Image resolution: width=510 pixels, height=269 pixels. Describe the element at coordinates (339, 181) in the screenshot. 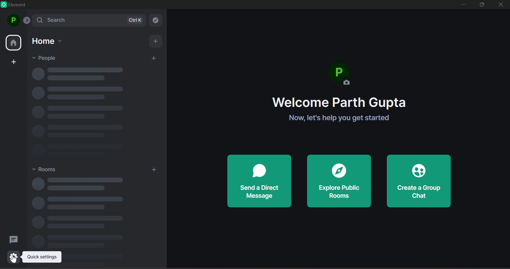

I see `explore public rooms` at that location.